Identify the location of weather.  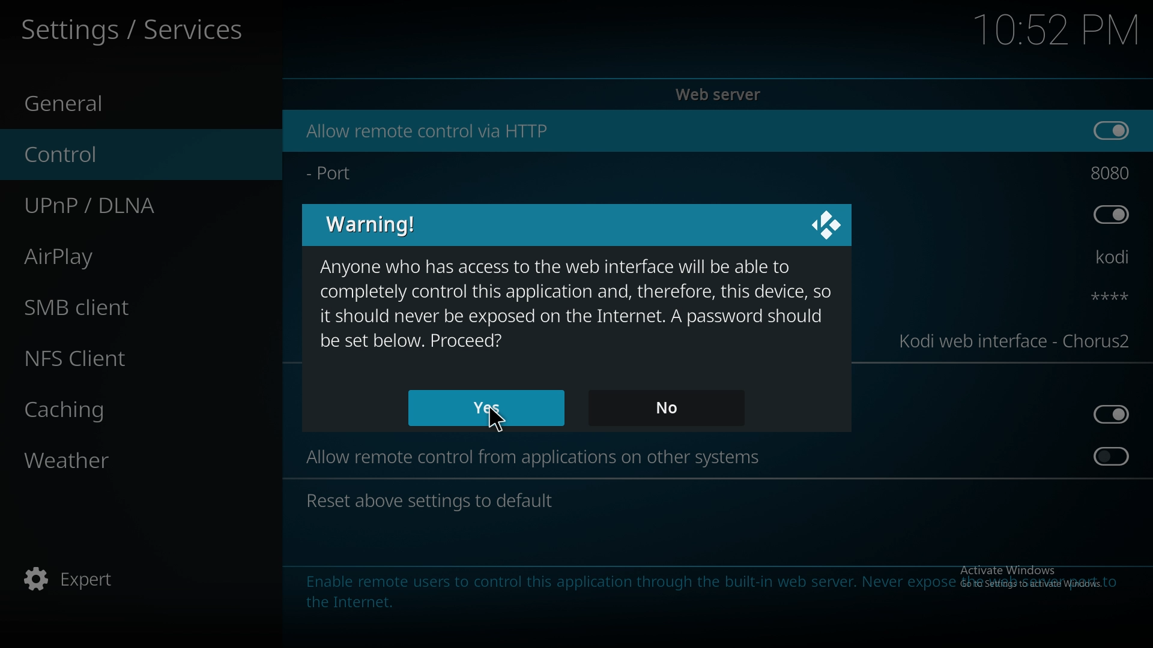
(125, 459).